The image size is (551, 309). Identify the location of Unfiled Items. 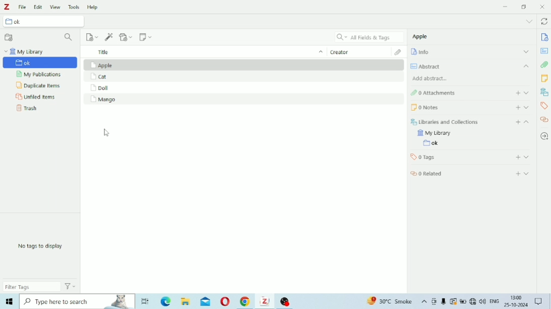
(35, 97).